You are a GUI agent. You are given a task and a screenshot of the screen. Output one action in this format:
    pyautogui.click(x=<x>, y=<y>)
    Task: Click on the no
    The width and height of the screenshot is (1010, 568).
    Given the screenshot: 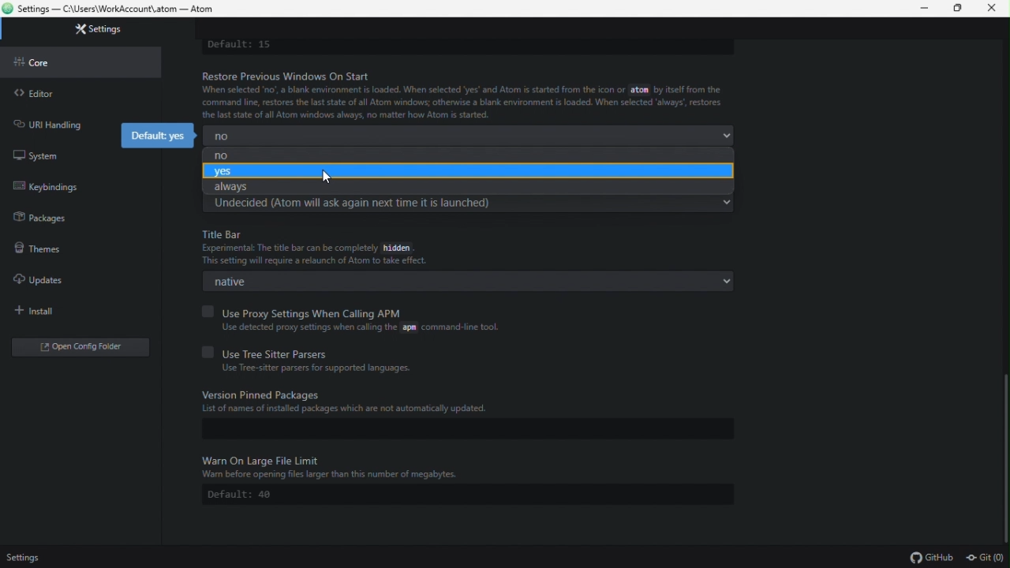 What is the action you would take?
    pyautogui.click(x=471, y=136)
    